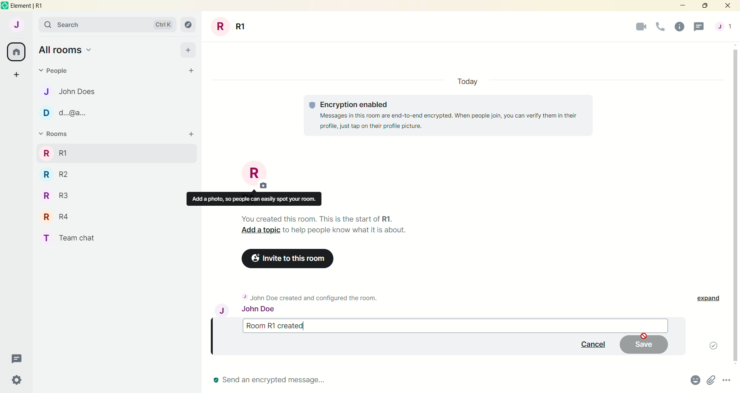  I want to click on start chat, so click(188, 70).